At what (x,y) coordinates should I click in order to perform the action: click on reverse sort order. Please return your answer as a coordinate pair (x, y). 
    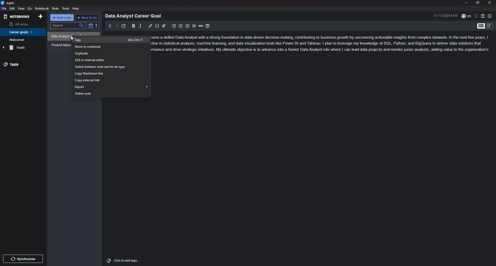
    Looking at the image, I should click on (97, 25).